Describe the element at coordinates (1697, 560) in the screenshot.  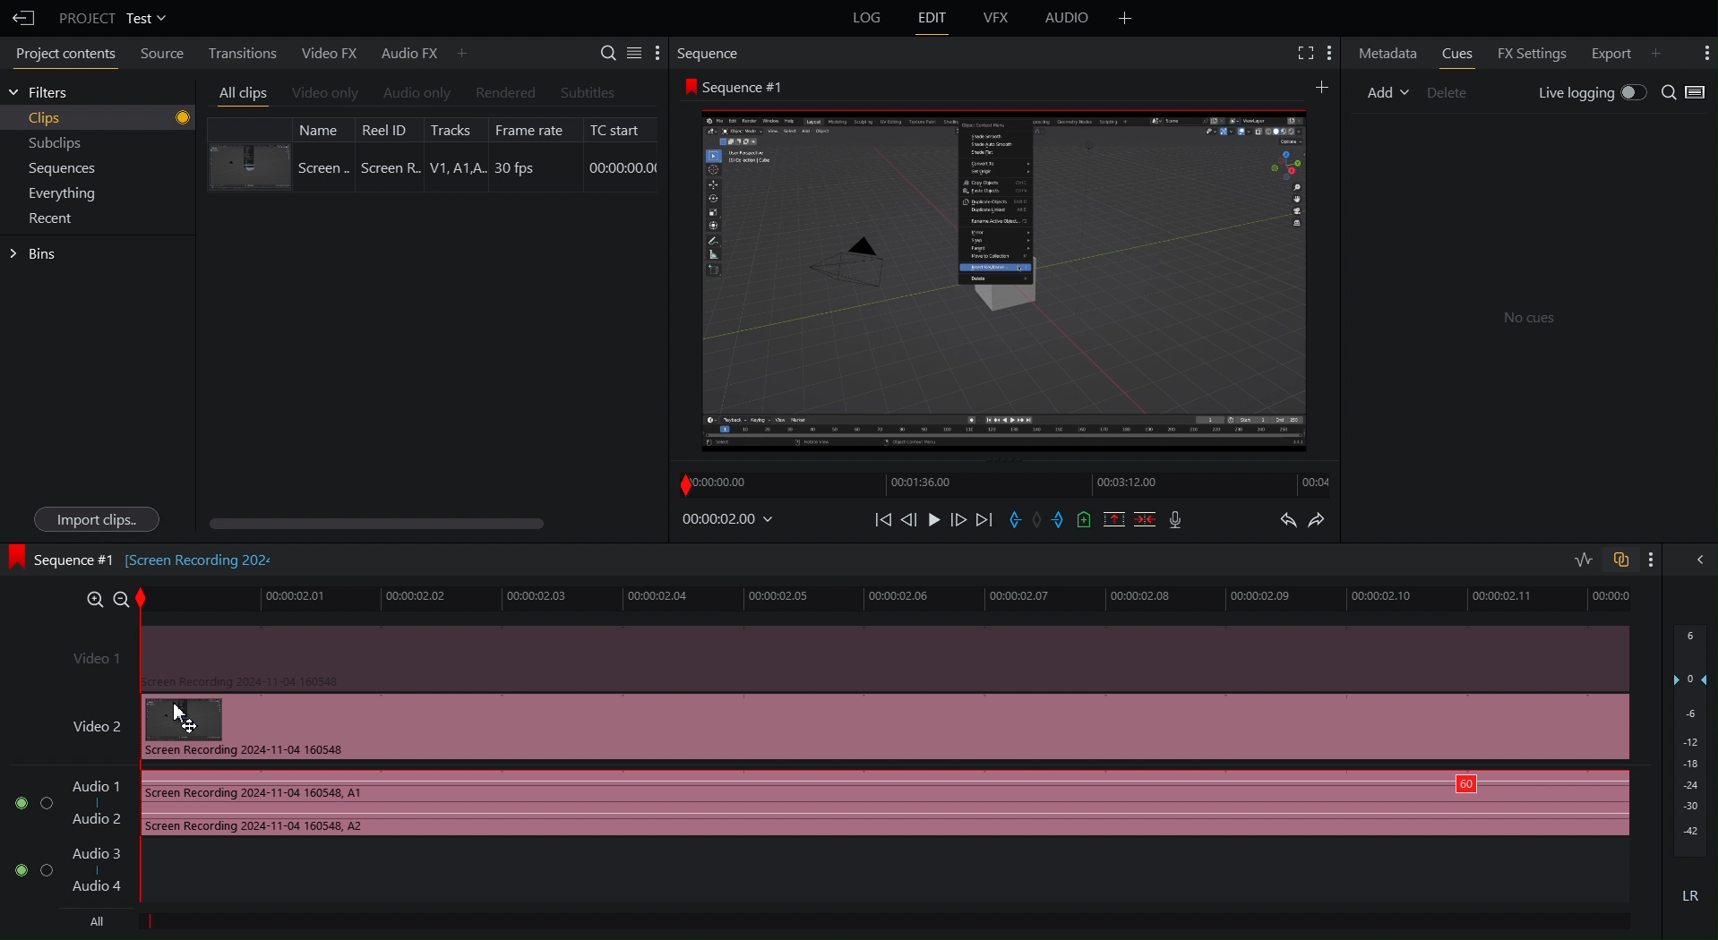
I see `Hide` at that location.